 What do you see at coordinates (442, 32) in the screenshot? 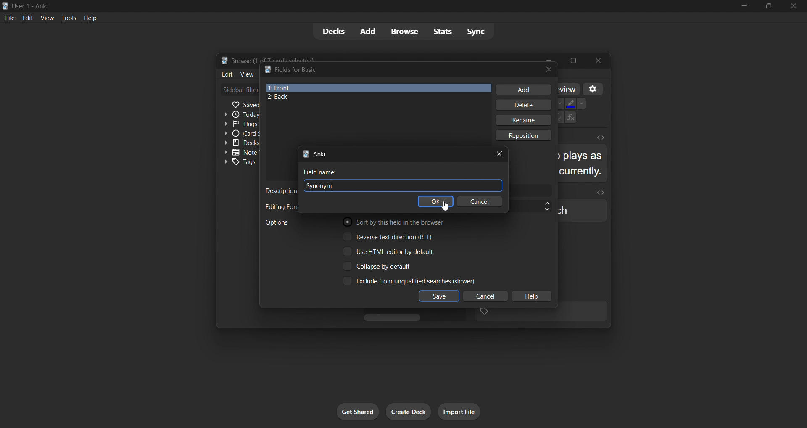
I see `stats` at bounding box center [442, 32].